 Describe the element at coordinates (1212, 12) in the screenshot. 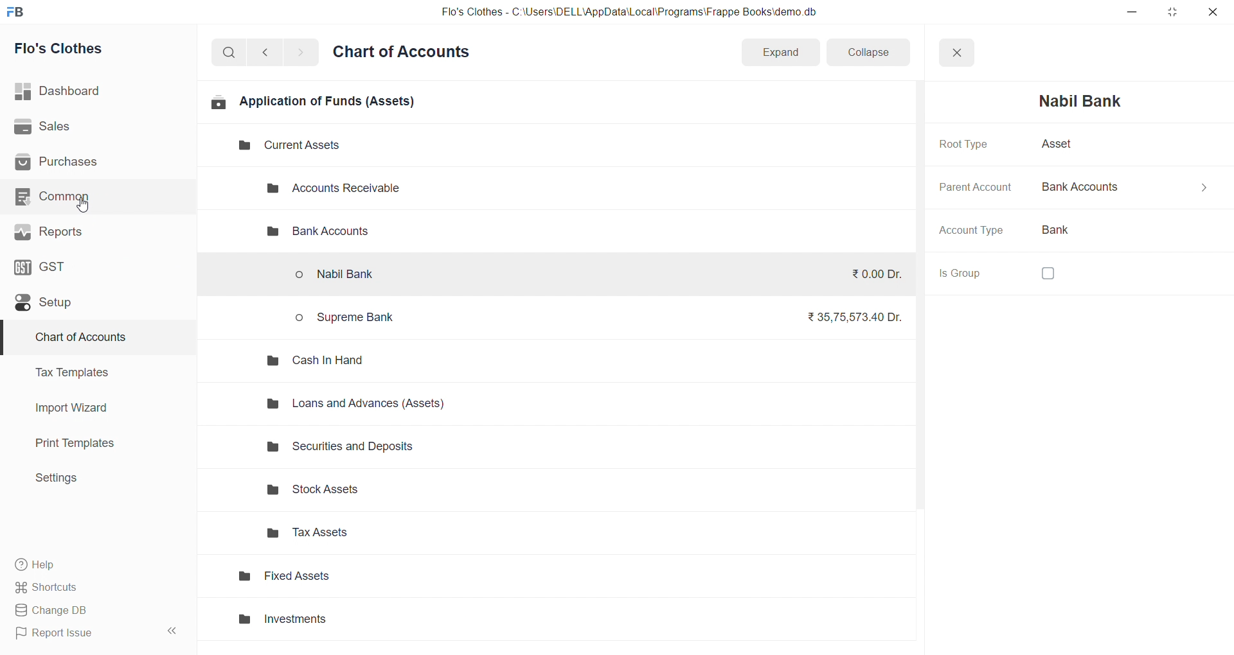

I see `close` at that location.